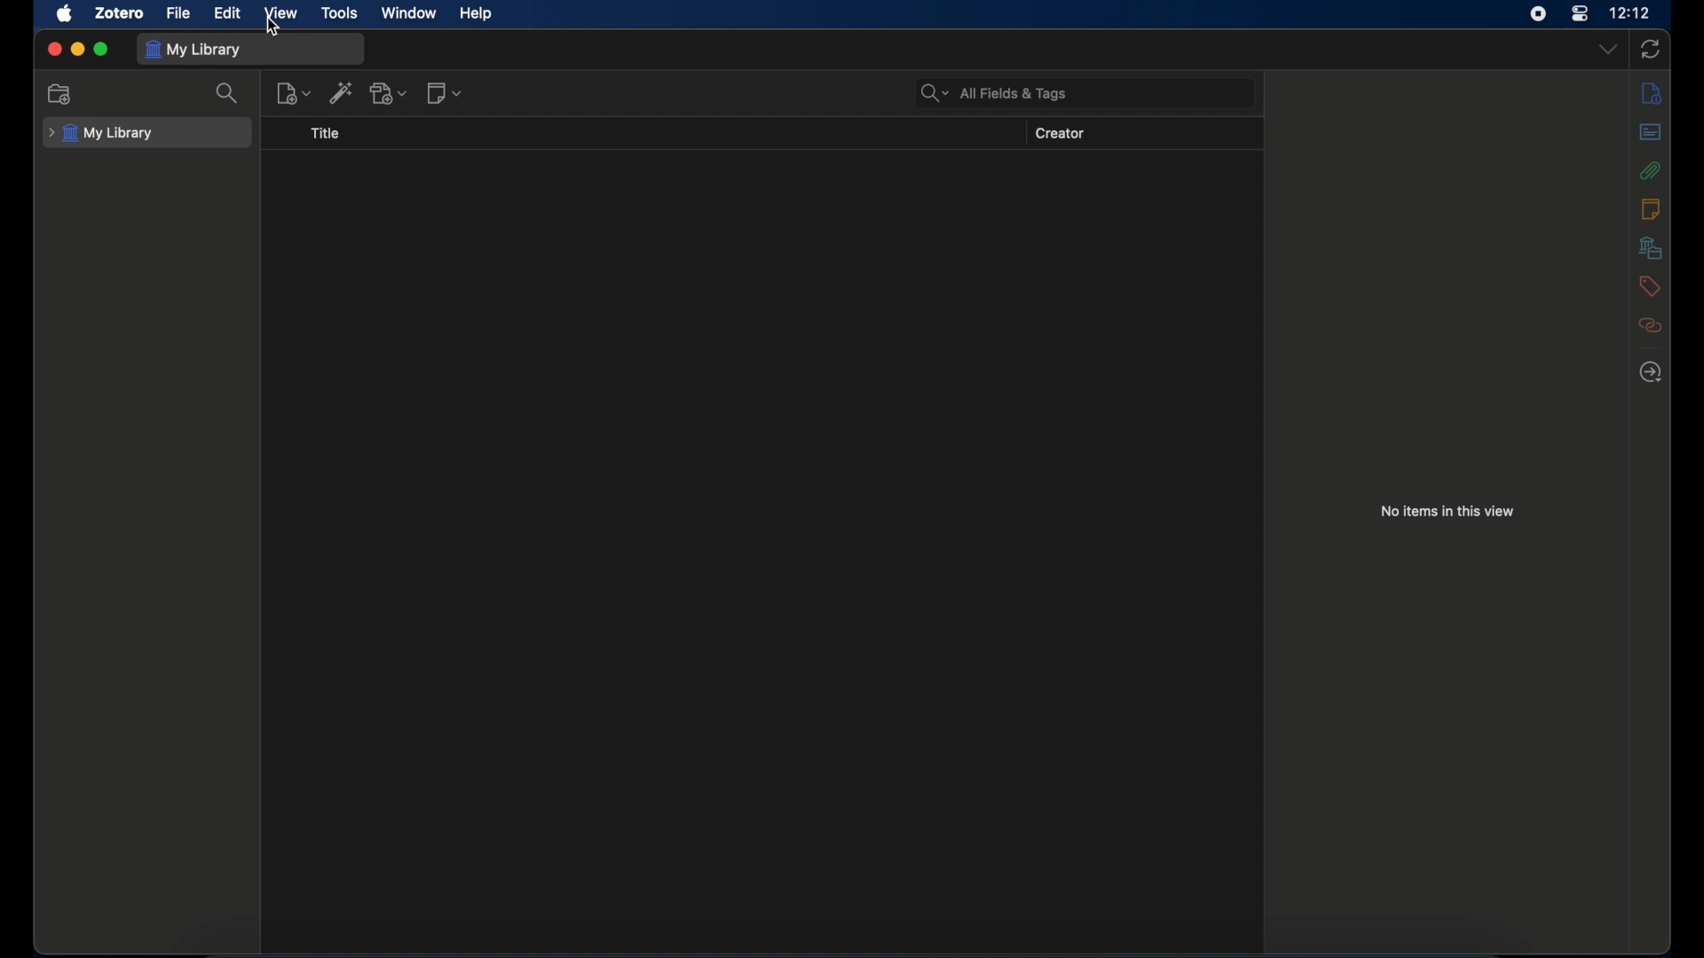  Describe the element at coordinates (54, 49) in the screenshot. I see `close` at that location.